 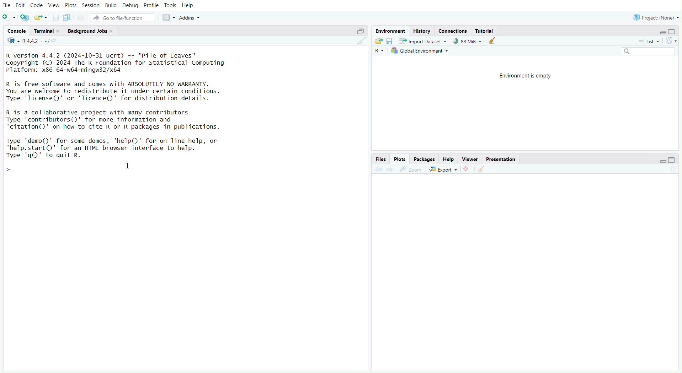 I want to click on Maximize, so click(x=673, y=31).